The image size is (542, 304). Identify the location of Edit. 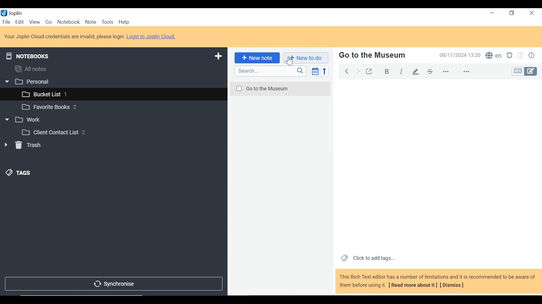
(20, 22).